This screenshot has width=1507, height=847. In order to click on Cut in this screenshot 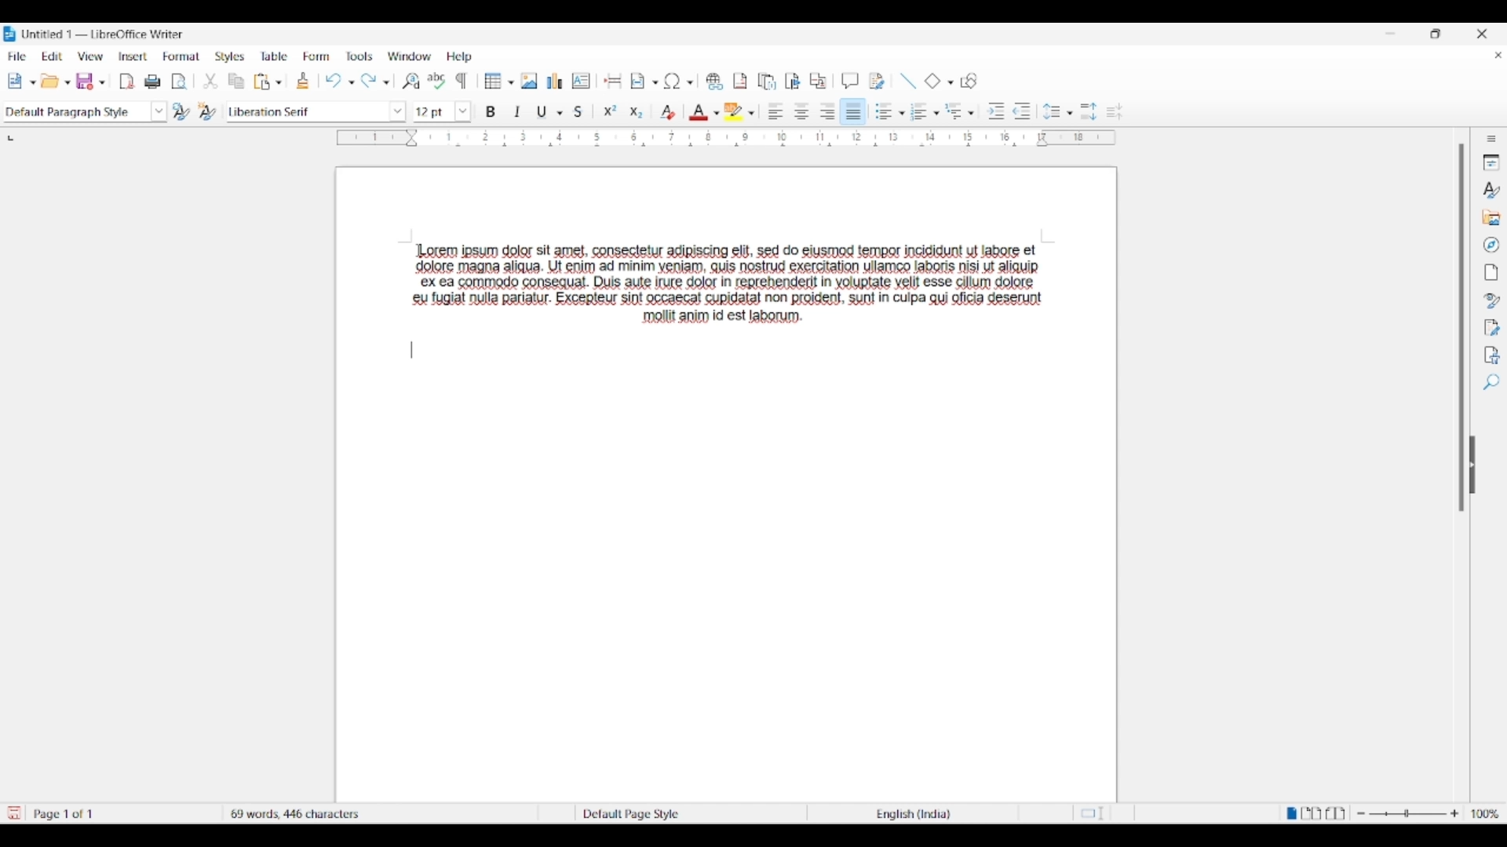, I will do `click(210, 81)`.